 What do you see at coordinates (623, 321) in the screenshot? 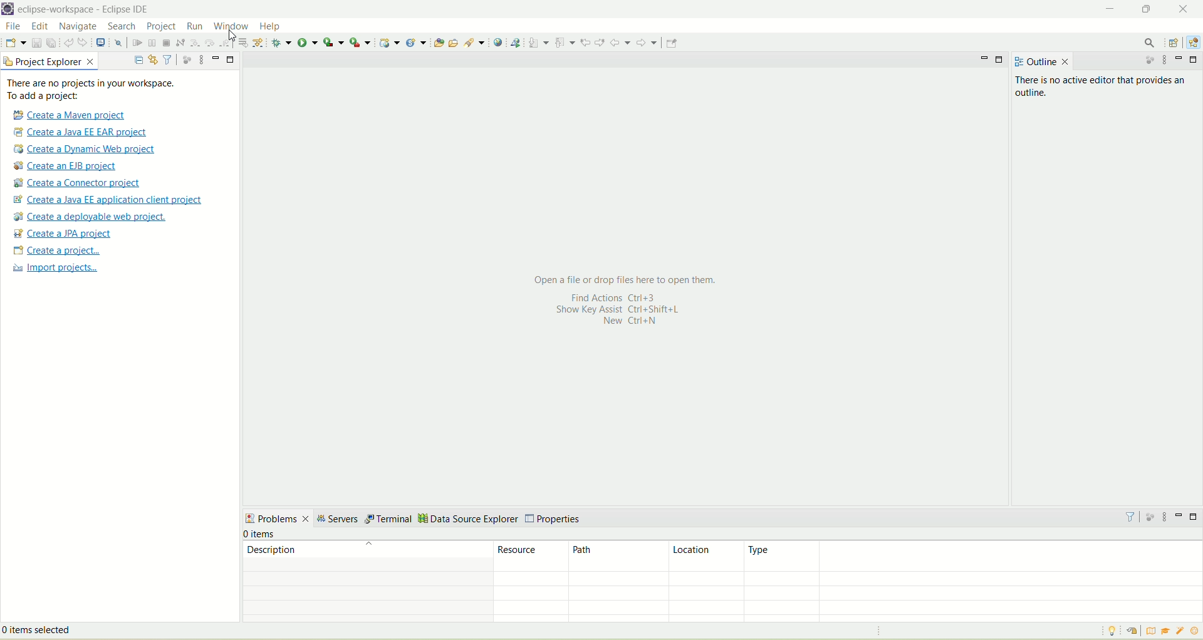
I see `New Ctrl+N` at bounding box center [623, 321].